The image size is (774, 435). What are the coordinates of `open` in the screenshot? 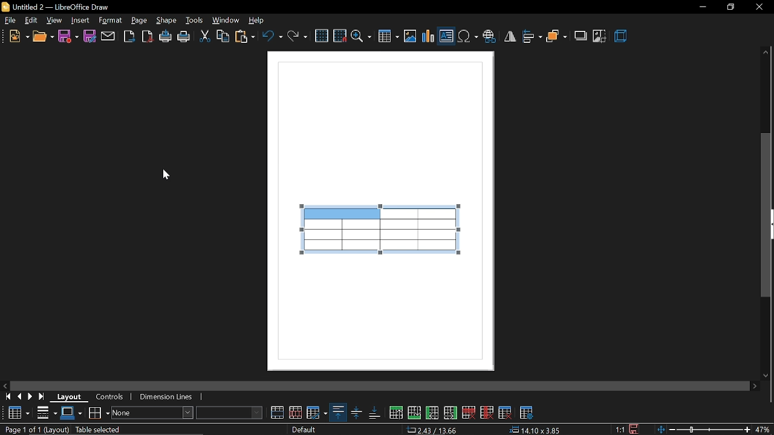 It's located at (43, 36).